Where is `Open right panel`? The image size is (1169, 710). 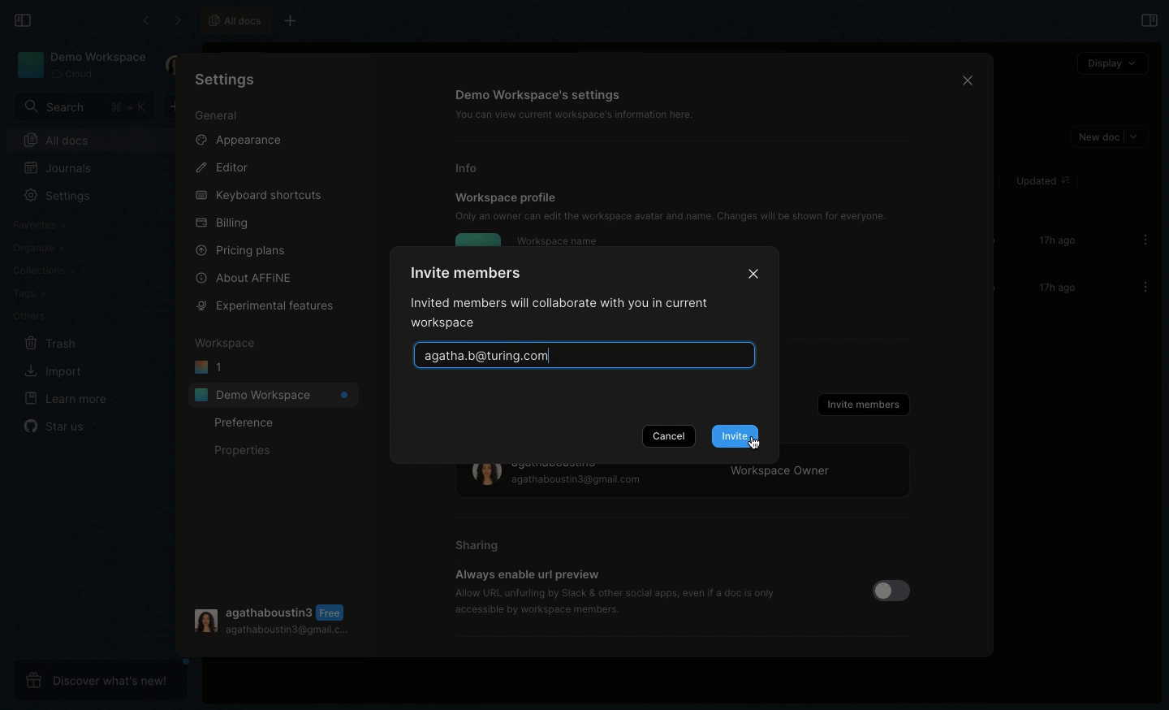 Open right panel is located at coordinates (1148, 20).